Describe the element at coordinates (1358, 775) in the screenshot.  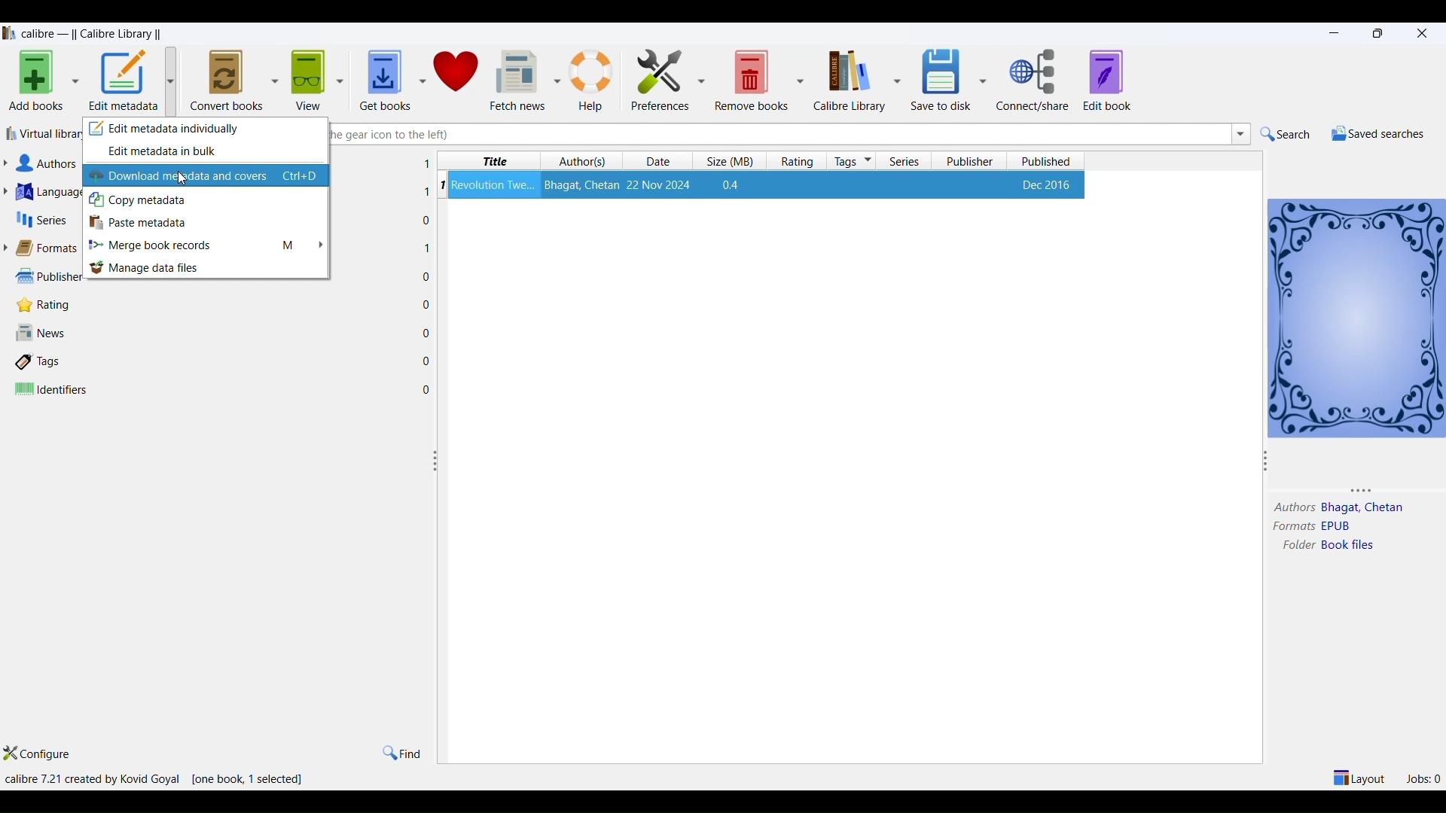
I see `layout` at that location.